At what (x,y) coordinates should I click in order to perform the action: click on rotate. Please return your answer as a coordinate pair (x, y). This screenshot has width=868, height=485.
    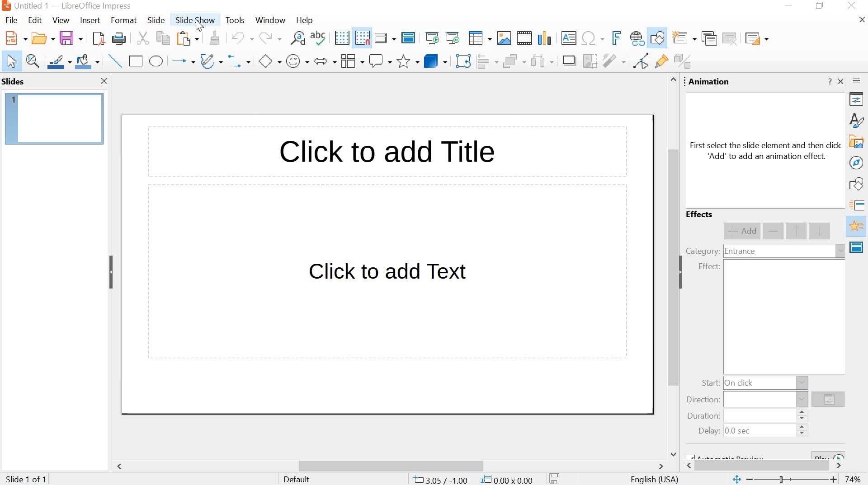
    Looking at the image, I should click on (462, 62).